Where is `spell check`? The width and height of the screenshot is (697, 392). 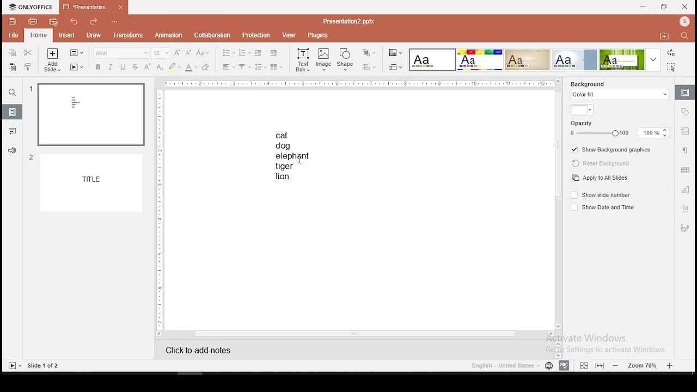 spell check is located at coordinates (564, 366).